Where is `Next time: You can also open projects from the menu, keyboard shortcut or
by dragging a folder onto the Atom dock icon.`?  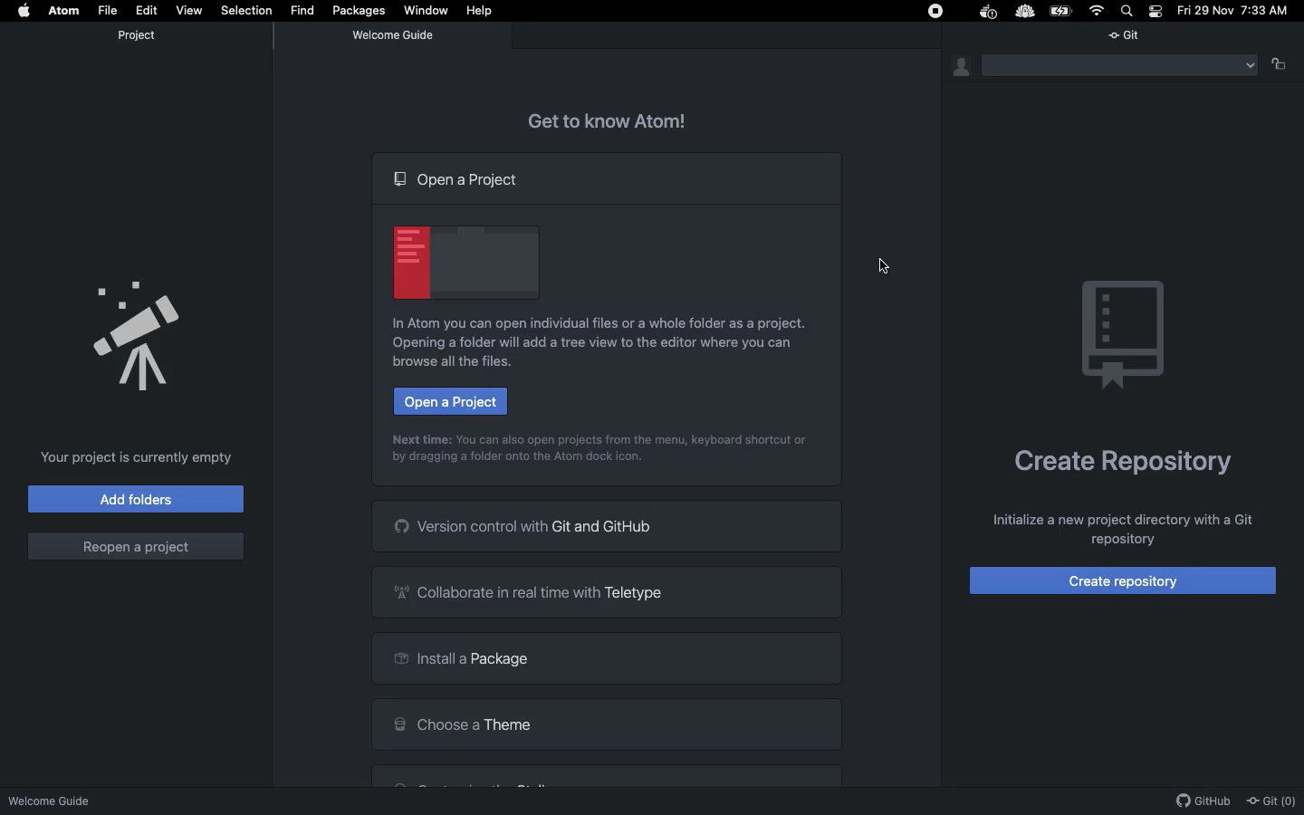 Next time: You can also open projects from the menu, keyboard shortcut or
by dragging a folder onto the Atom dock icon. is located at coordinates (592, 454).